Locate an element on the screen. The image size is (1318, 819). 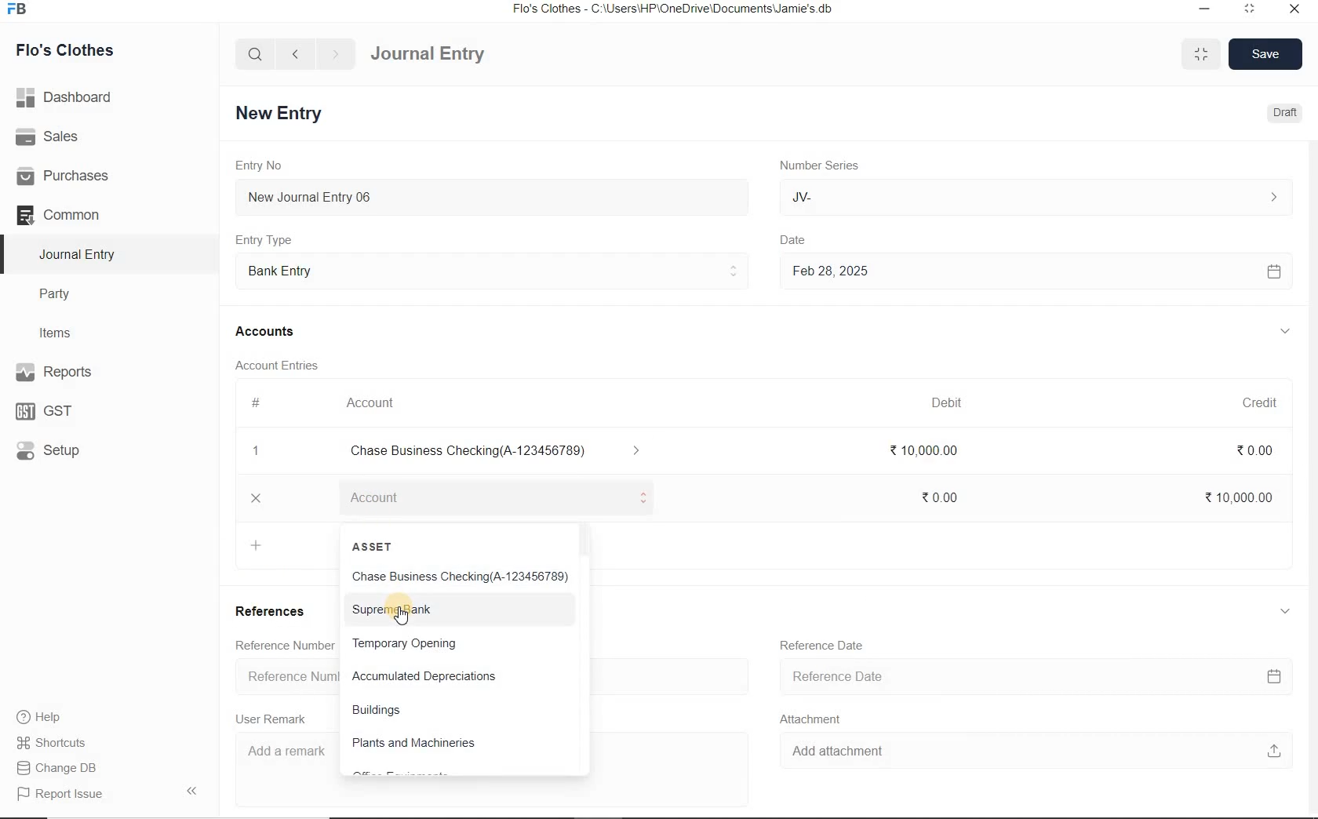
cursor is located at coordinates (401, 618).